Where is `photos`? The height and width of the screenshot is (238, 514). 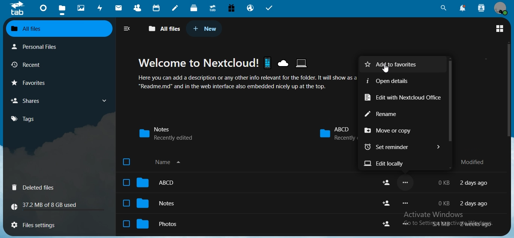 photos is located at coordinates (82, 8).